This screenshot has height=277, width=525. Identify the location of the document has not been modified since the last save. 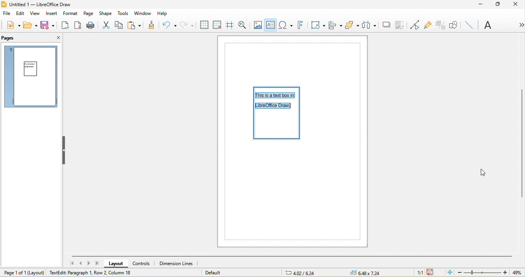
(432, 273).